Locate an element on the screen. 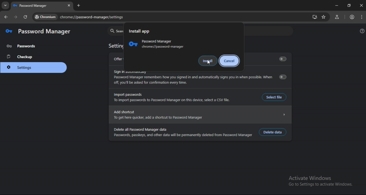 This screenshot has width=366, height=195. go forward one page is located at coordinates (17, 17).